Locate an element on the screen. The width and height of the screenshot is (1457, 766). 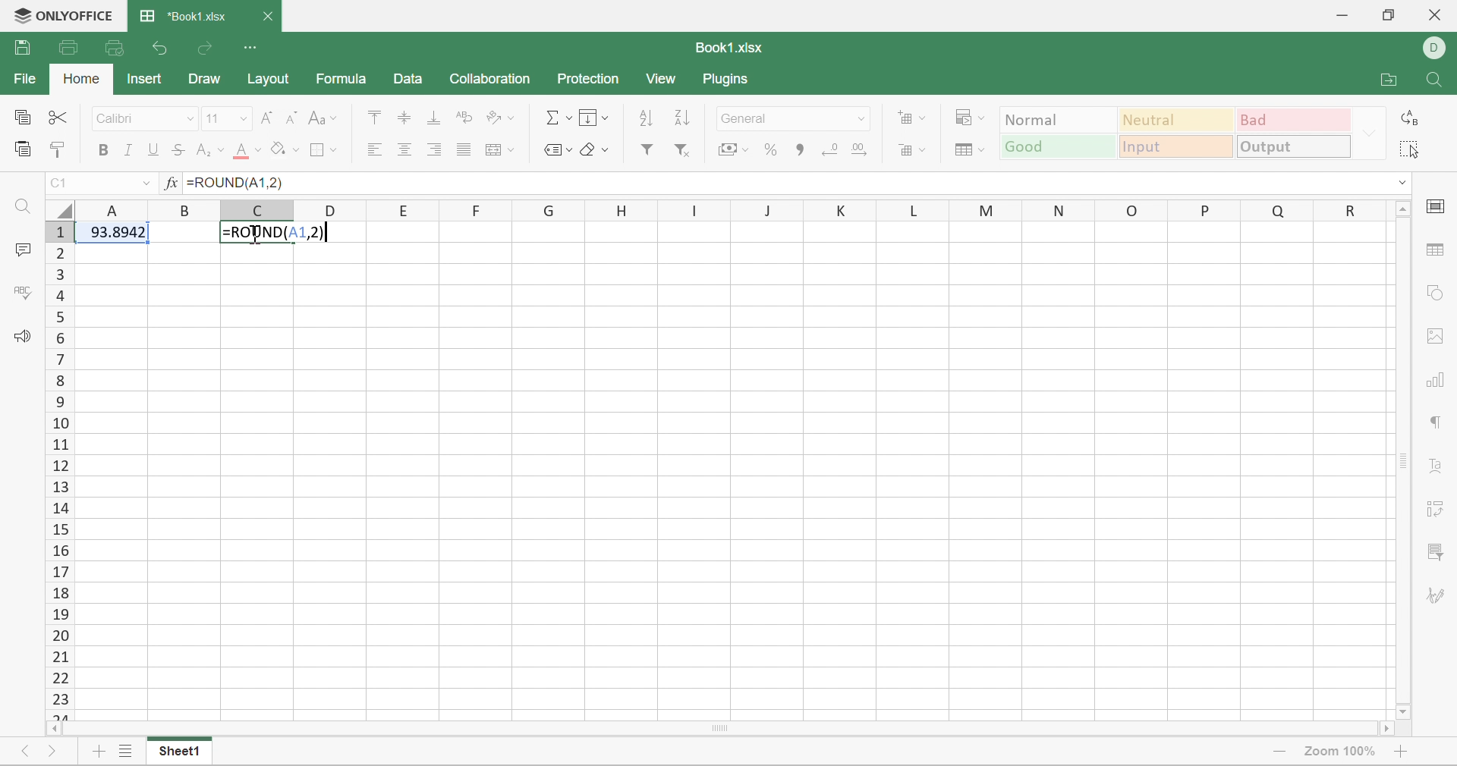
Align Top is located at coordinates (372, 115).